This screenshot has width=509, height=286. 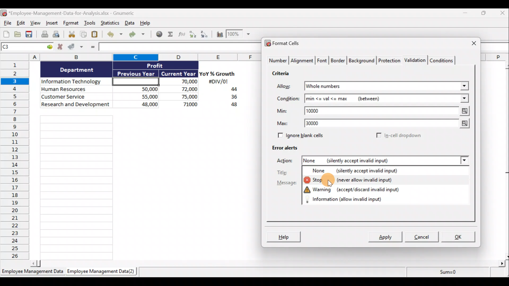 What do you see at coordinates (139, 89) in the screenshot?
I see `50,000` at bounding box center [139, 89].